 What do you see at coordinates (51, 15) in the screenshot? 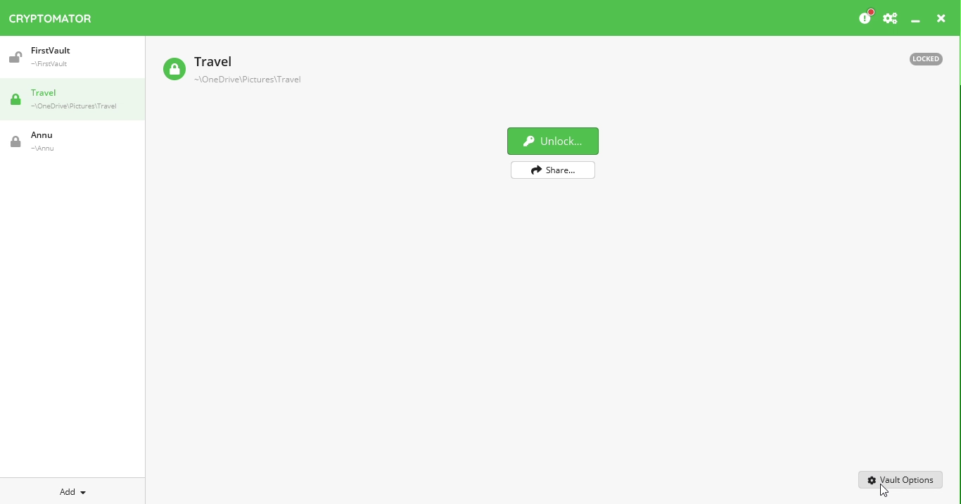
I see `Cryptomator` at bounding box center [51, 15].